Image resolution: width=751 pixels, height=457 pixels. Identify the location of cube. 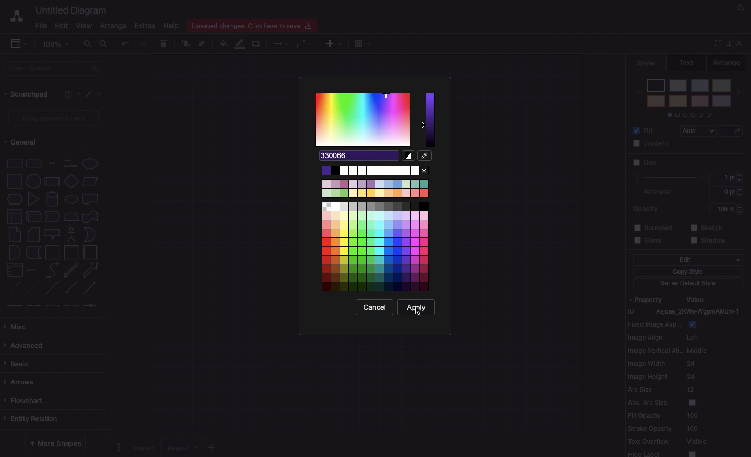
(32, 217).